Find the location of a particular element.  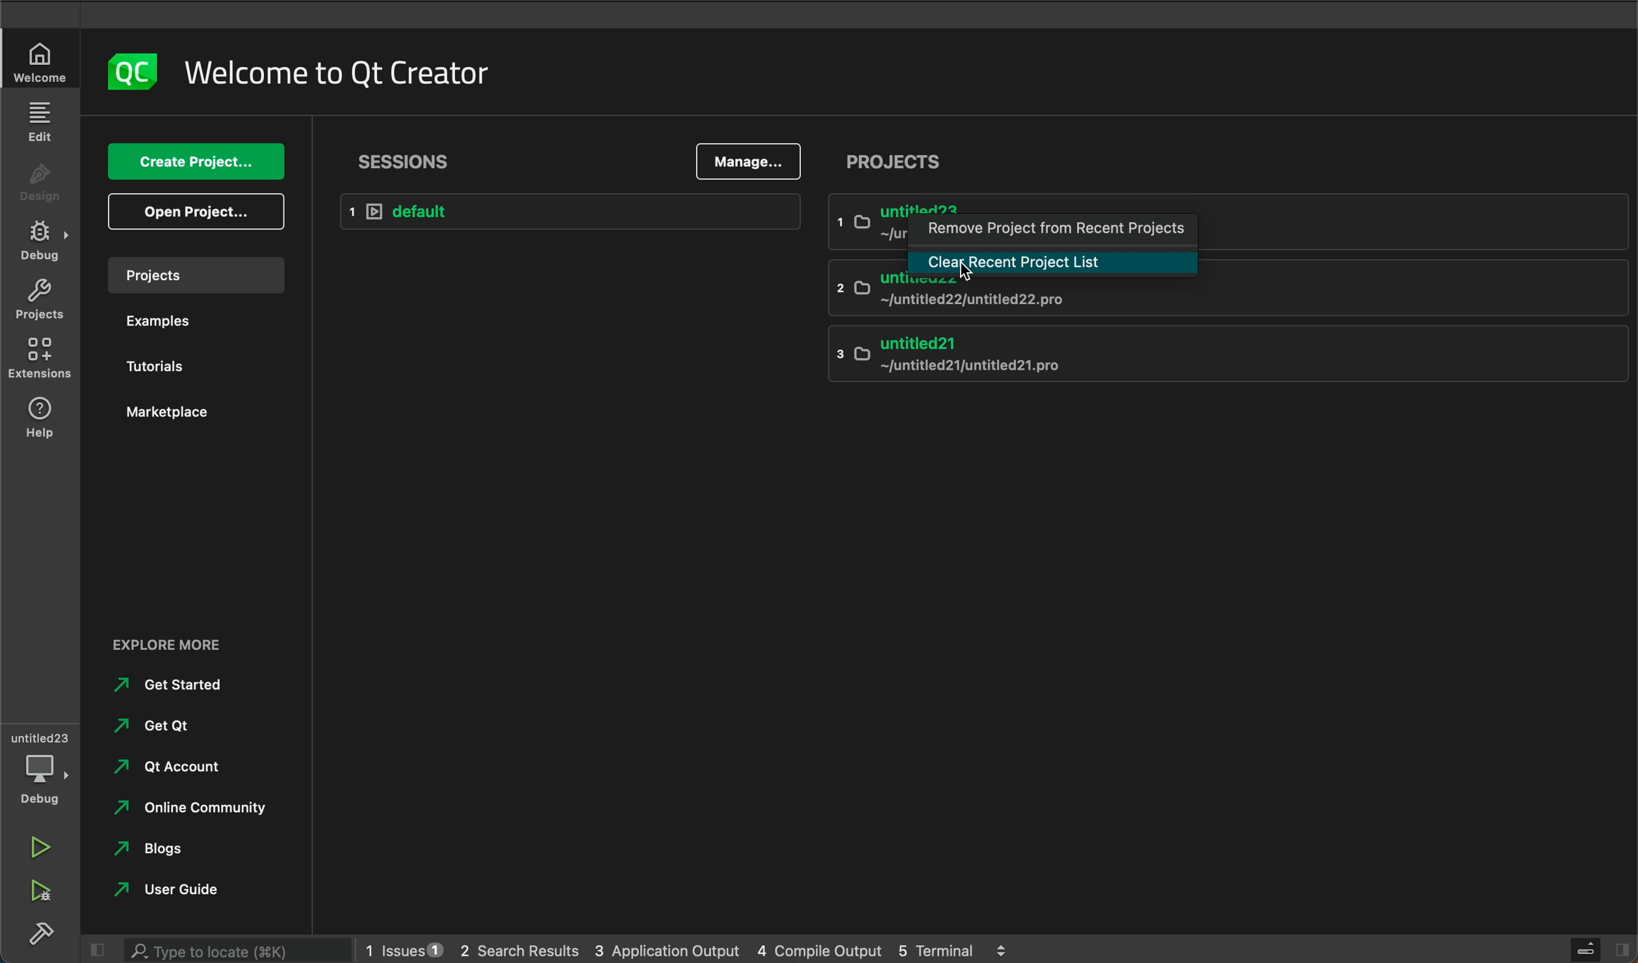

clear project is located at coordinates (1056, 263).